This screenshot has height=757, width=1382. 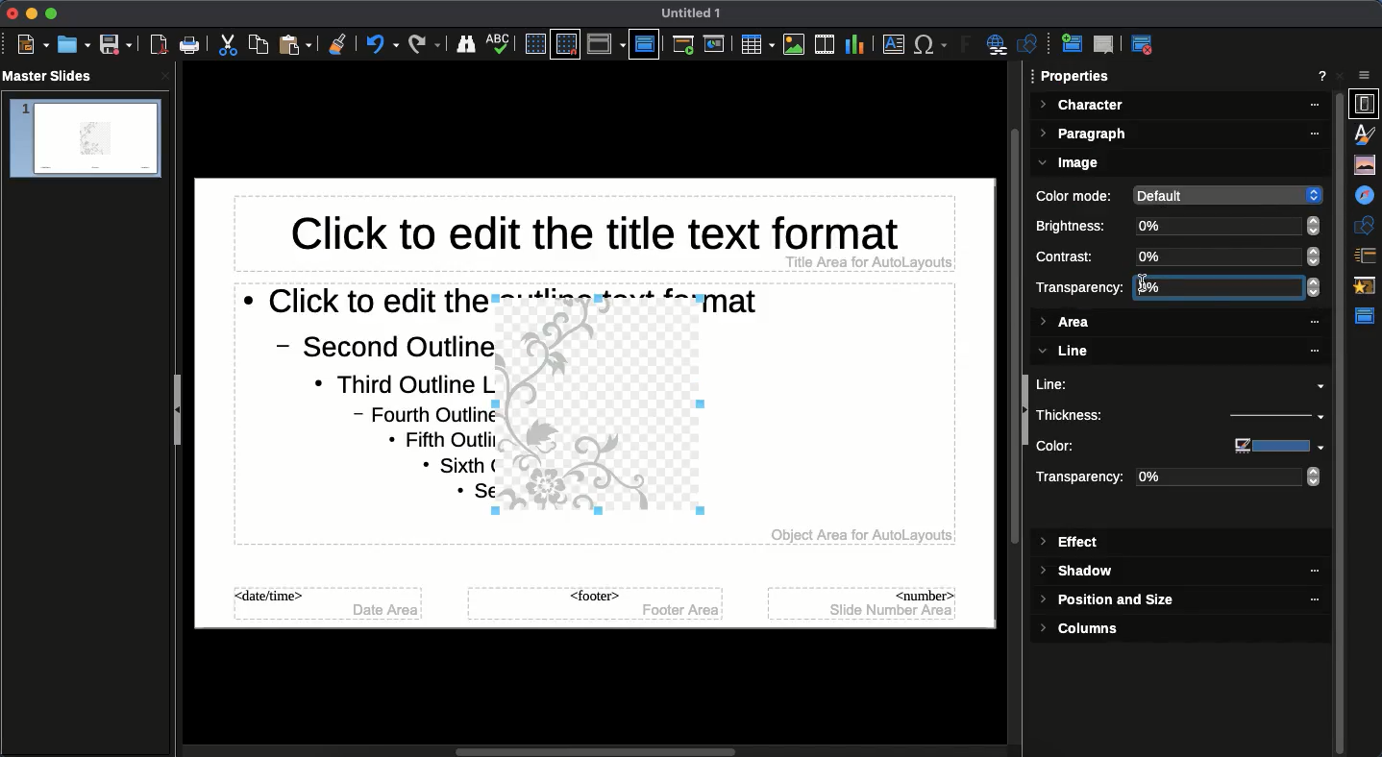 What do you see at coordinates (1366, 76) in the screenshot?
I see `options` at bounding box center [1366, 76].